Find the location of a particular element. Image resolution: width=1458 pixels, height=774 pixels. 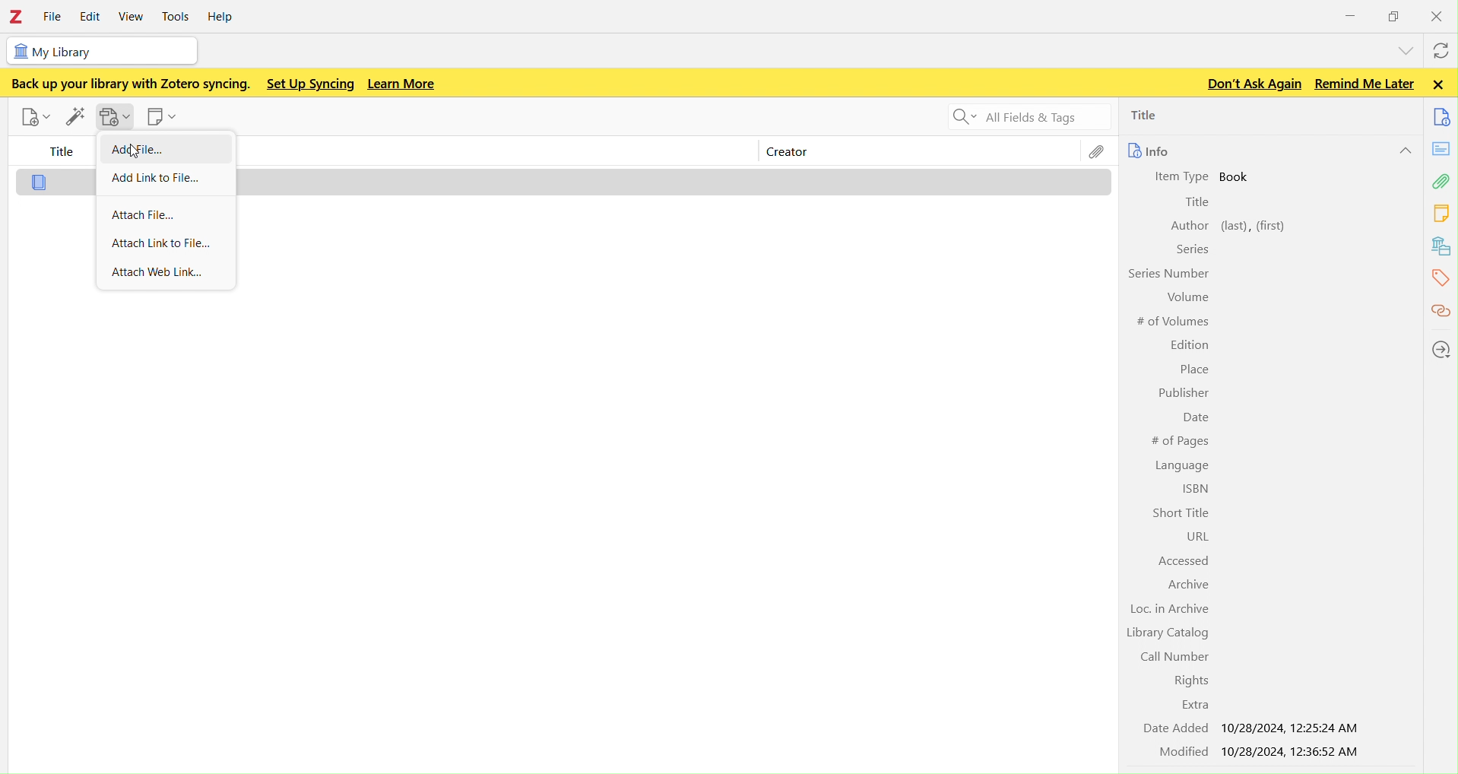

windows is located at coordinates (1395, 14).